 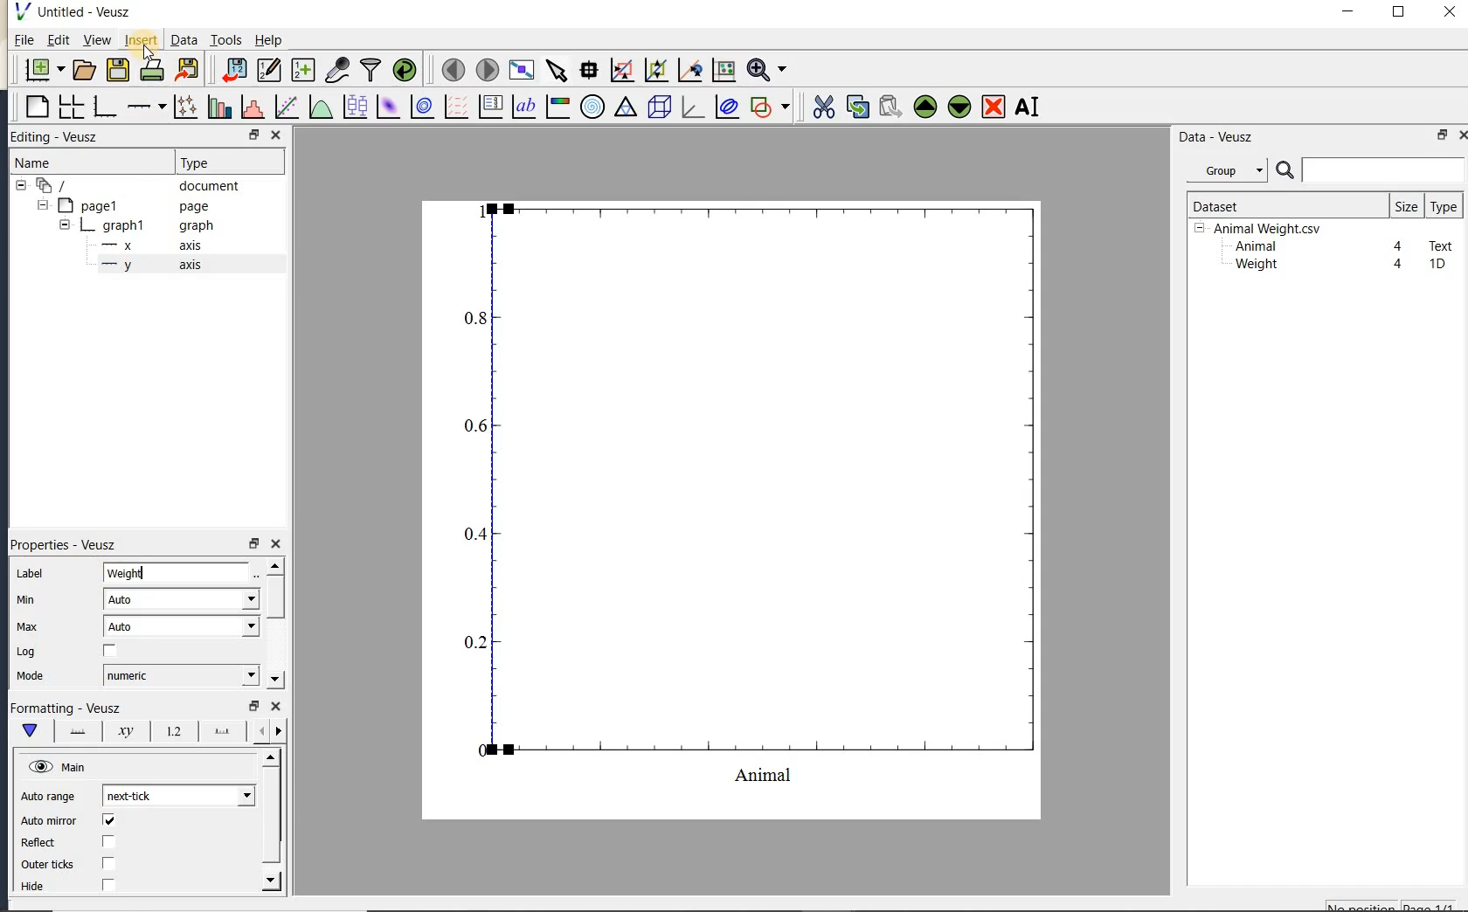 What do you see at coordinates (69, 544) in the screenshot?
I see `Properties - Veusz` at bounding box center [69, 544].